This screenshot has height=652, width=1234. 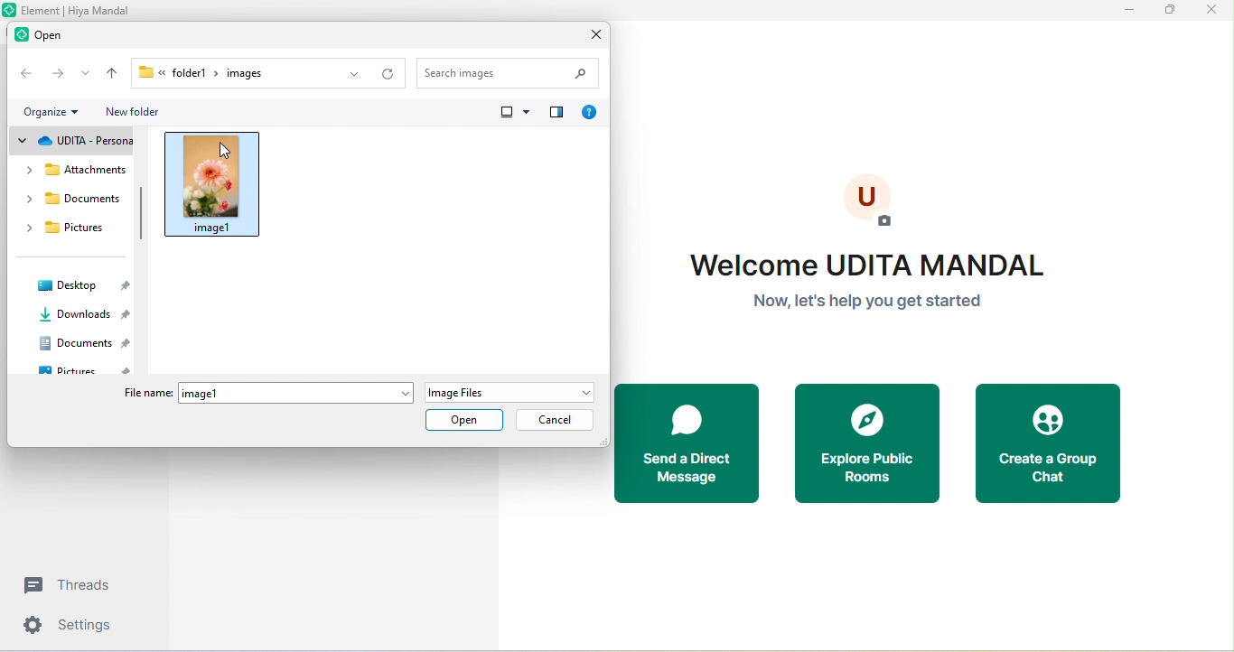 What do you see at coordinates (76, 140) in the screenshot?
I see `udita` at bounding box center [76, 140].